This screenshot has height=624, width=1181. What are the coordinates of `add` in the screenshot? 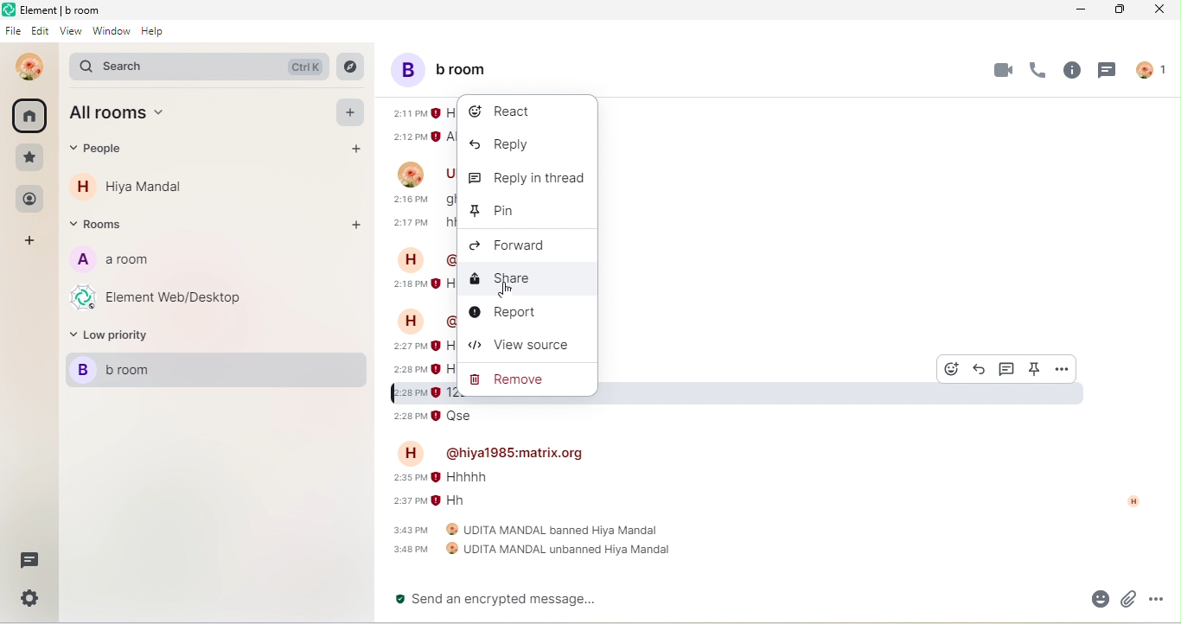 It's located at (351, 114).